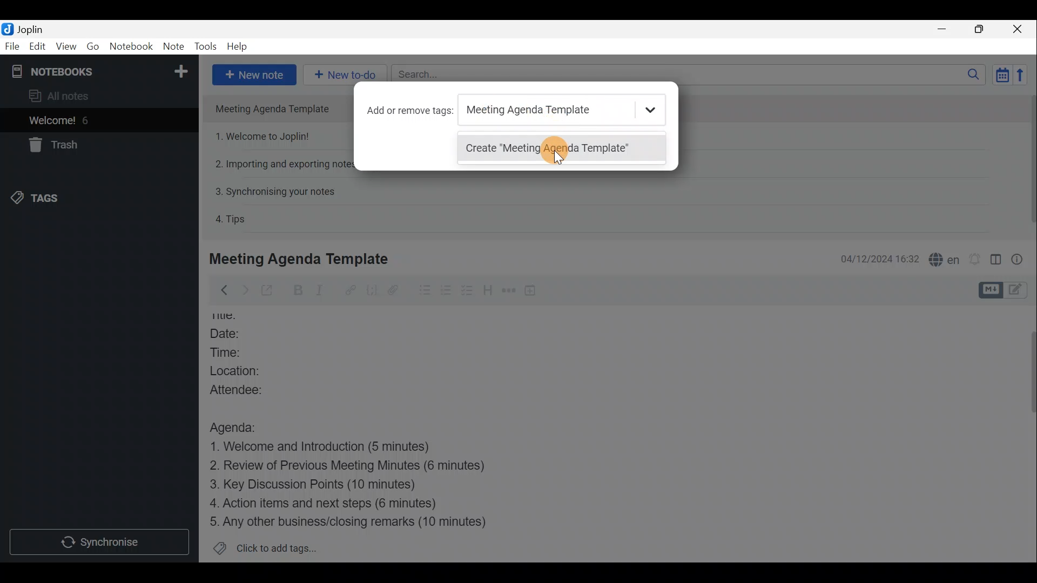 This screenshot has width=1037, height=583. What do you see at coordinates (77, 96) in the screenshot?
I see `All notes` at bounding box center [77, 96].